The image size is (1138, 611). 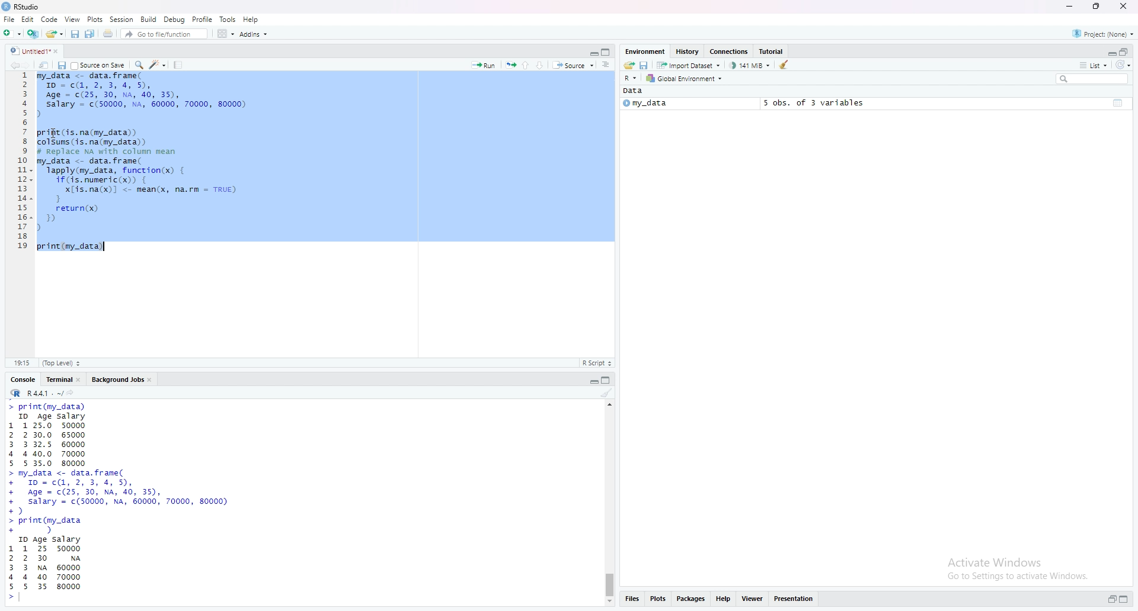 What do you see at coordinates (609, 503) in the screenshot?
I see `scrollbar` at bounding box center [609, 503].